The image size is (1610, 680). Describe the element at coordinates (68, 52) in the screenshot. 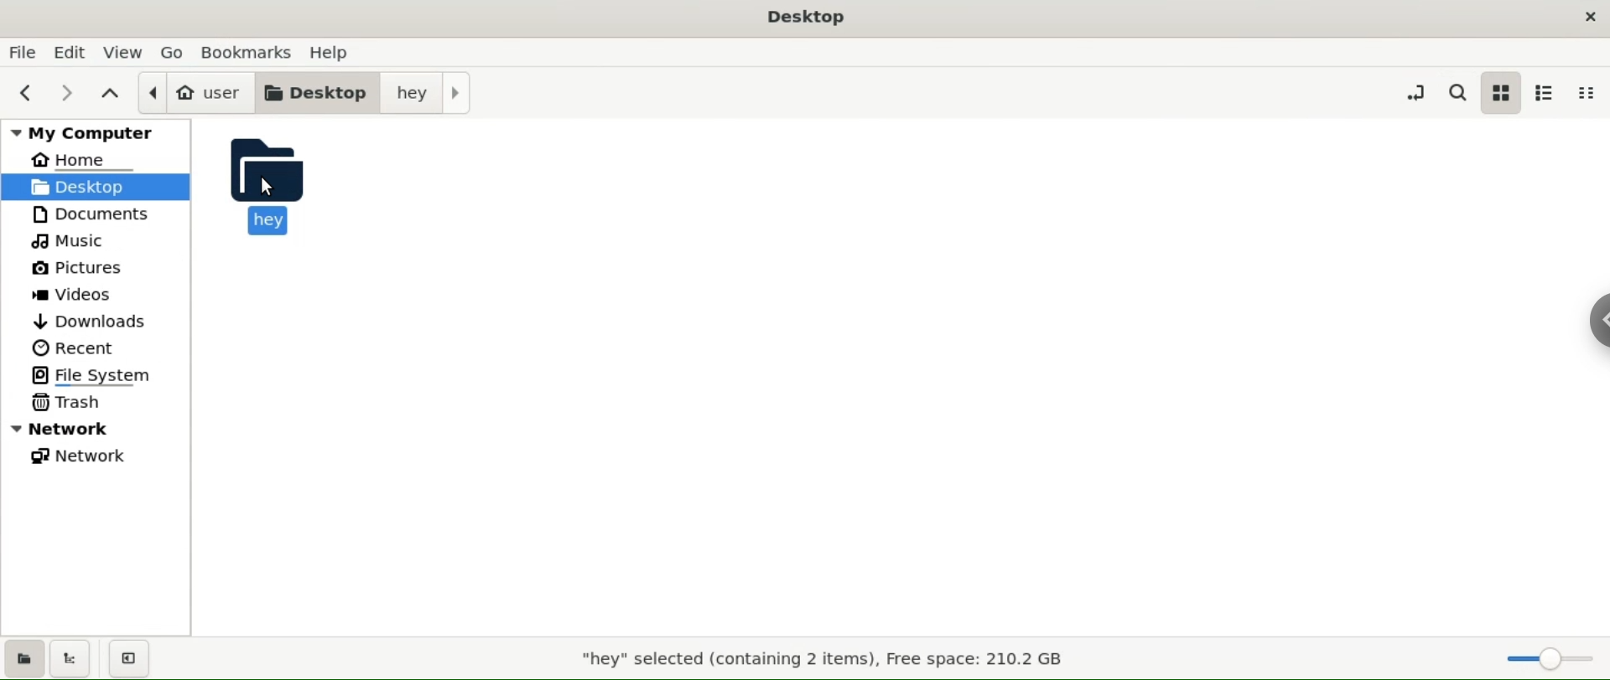

I see `edit` at that location.